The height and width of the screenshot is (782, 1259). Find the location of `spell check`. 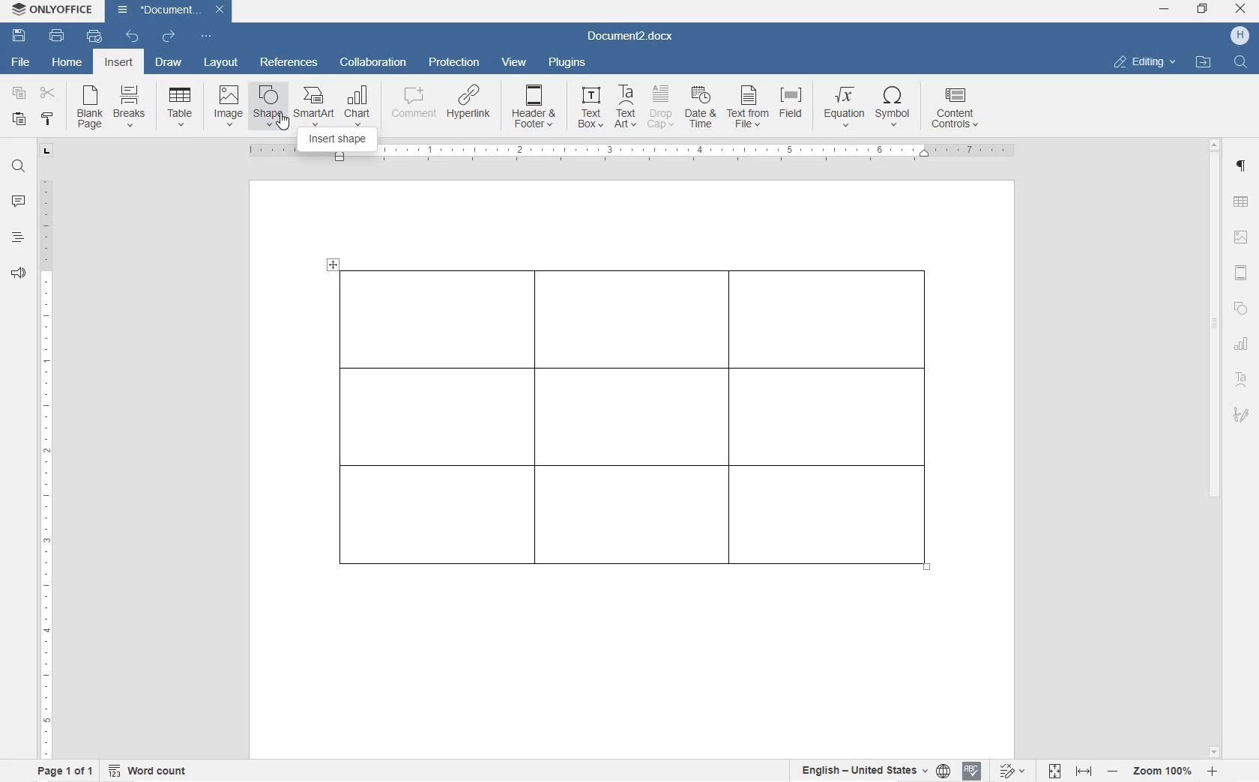

spell check is located at coordinates (972, 772).